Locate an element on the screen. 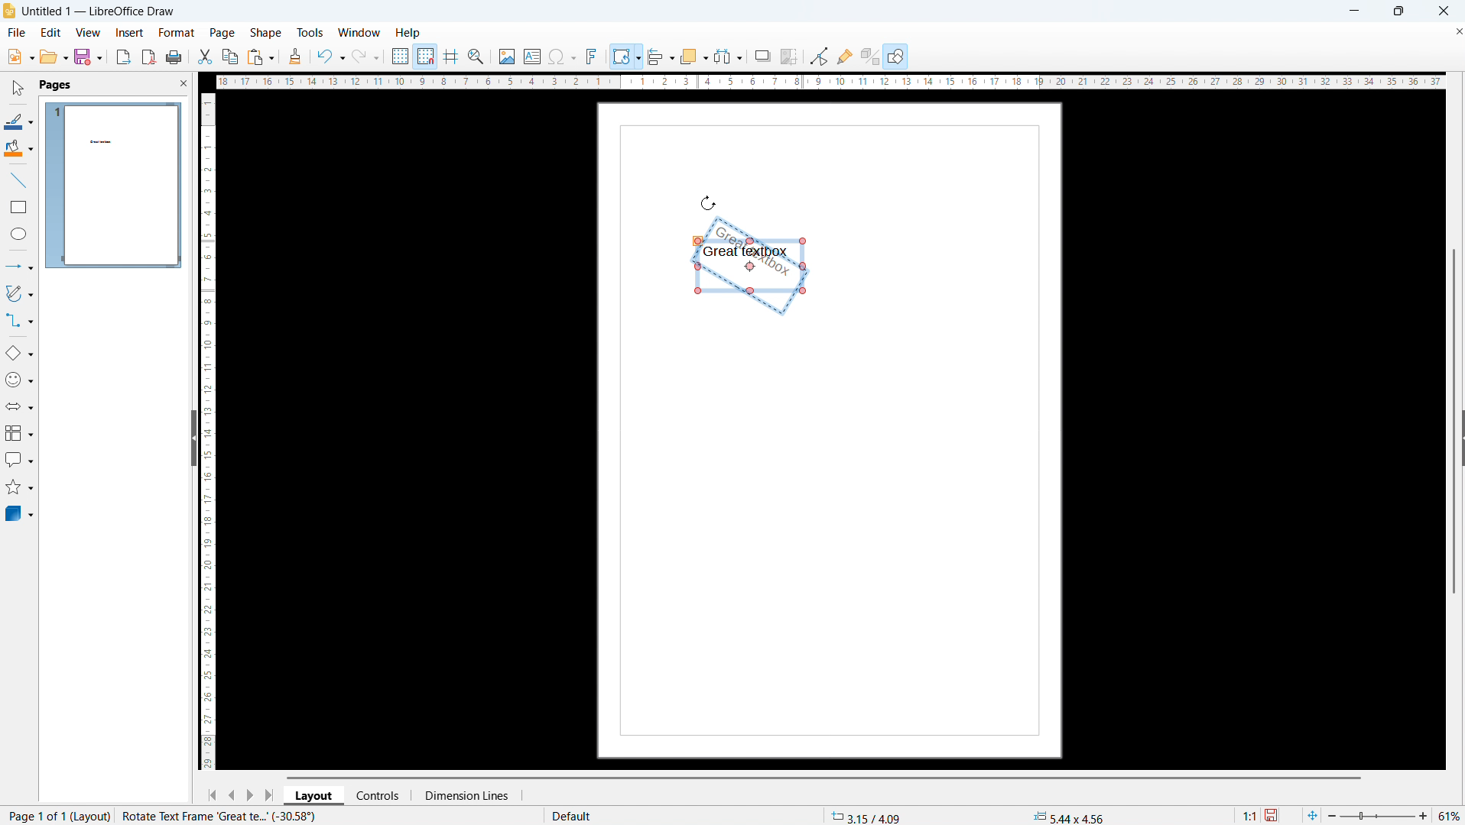 This screenshot has height=825, width=1465. vertical ruler is located at coordinates (208, 430).